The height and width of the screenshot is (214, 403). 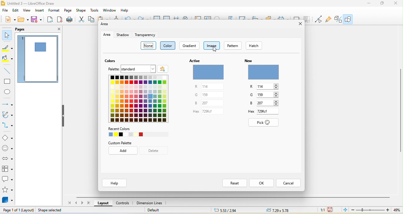 What do you see at coordinates (92, 20) in the screenshot?
I see `copy` at bounding box center [92, 20].